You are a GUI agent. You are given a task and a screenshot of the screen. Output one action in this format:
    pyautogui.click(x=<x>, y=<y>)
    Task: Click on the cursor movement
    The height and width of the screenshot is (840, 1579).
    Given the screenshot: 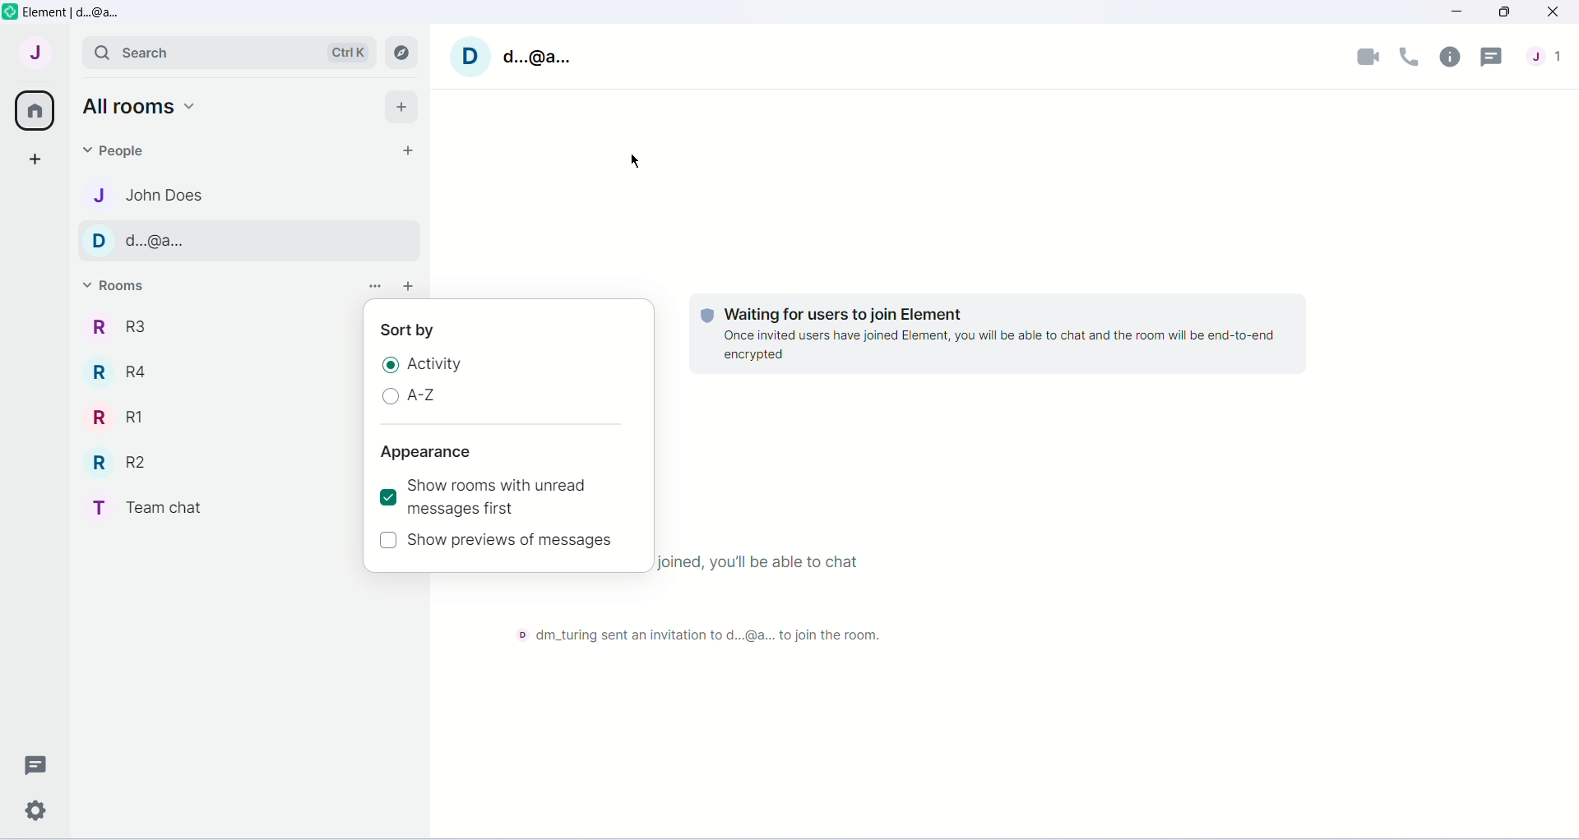 What is the action you would take?
    pyautogui.click(x=636, y=164)
    